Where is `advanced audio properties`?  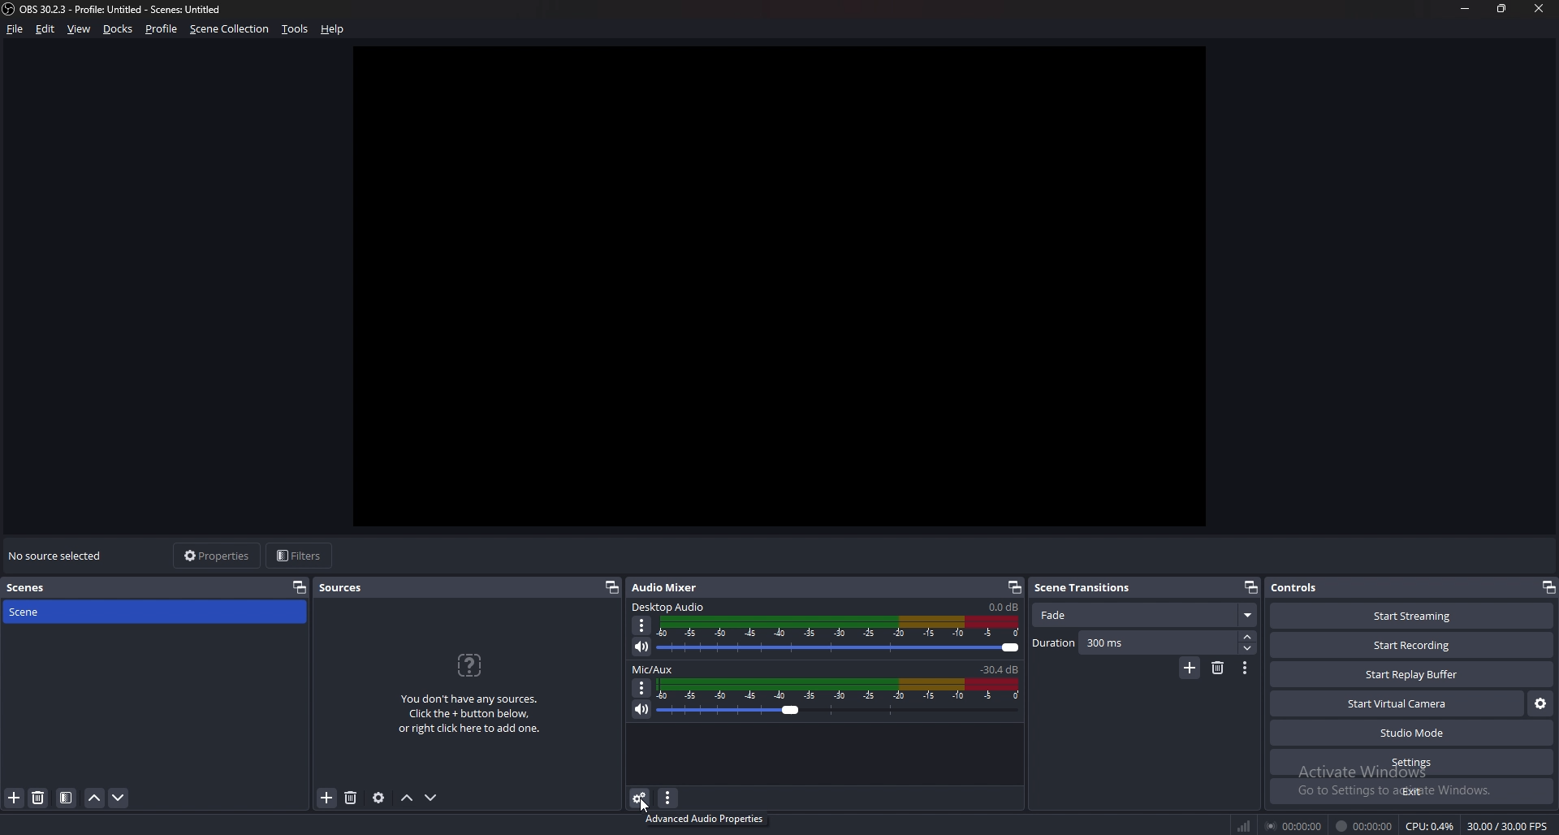 advanced audio properties is located at coordinates (641, 798).